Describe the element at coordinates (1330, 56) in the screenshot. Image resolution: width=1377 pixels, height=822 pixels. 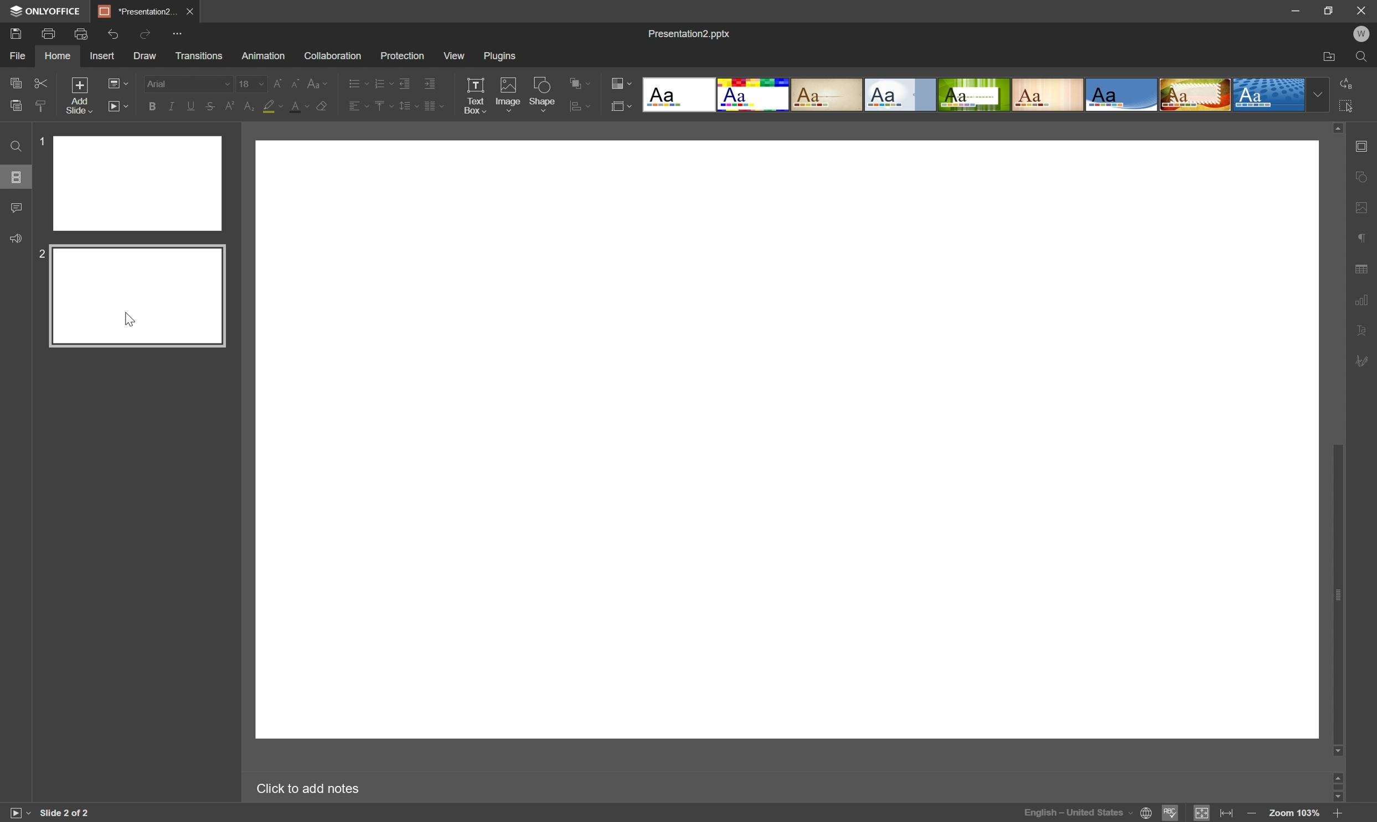
I see `Open file location` at that location.